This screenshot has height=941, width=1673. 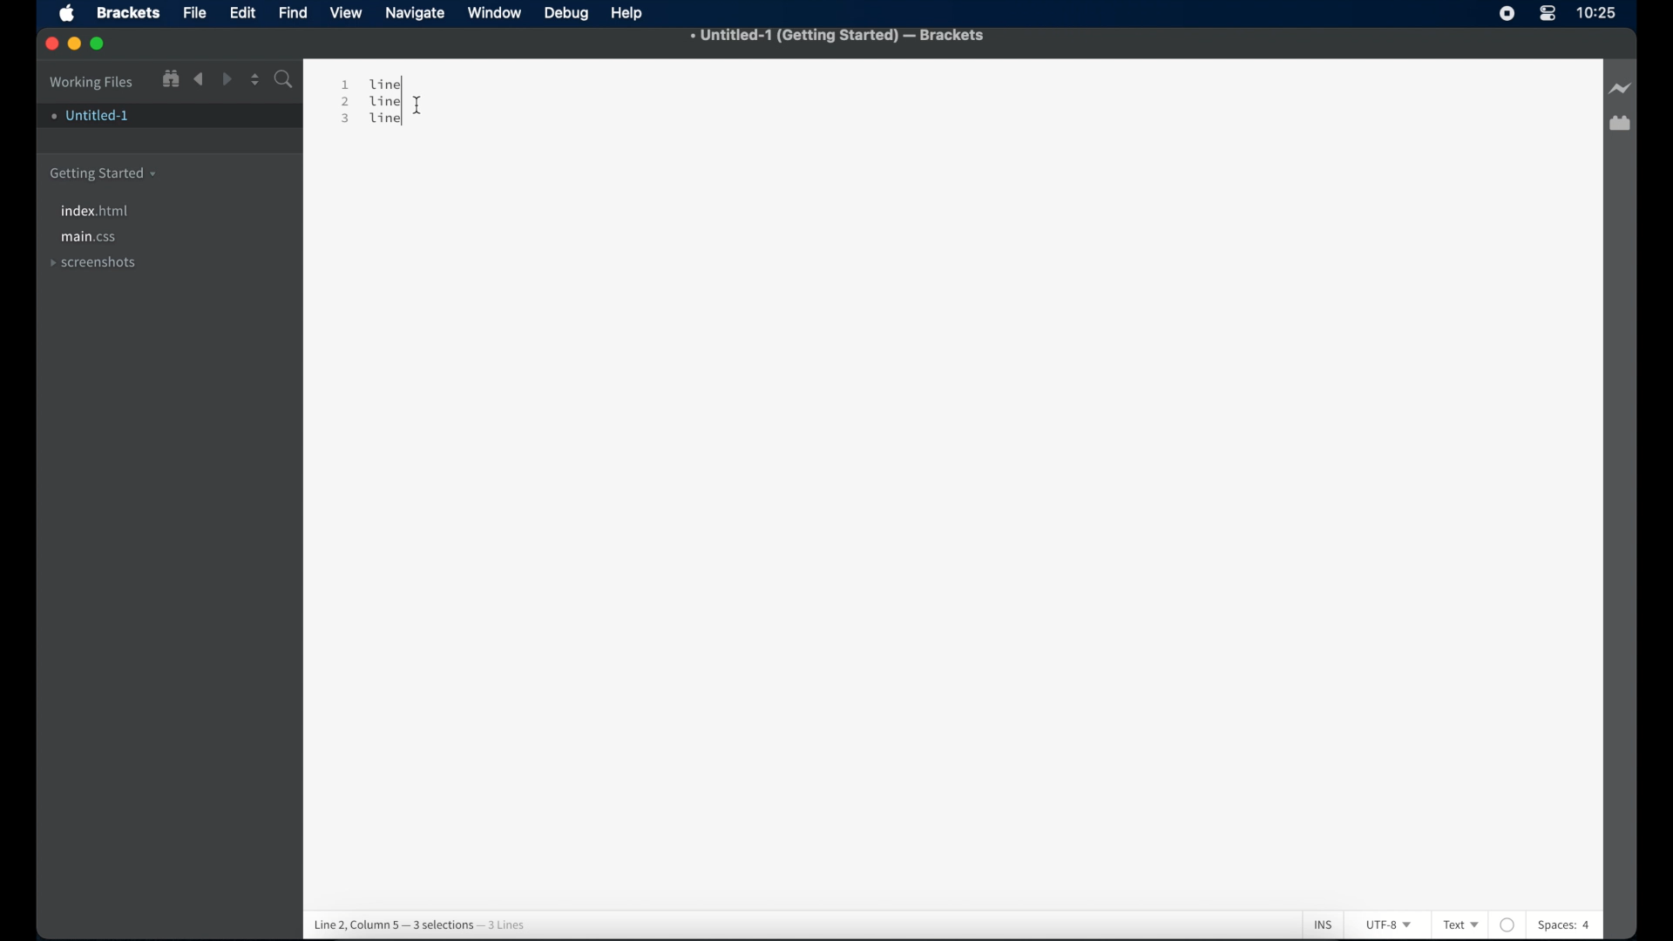 What do you see at coordinates (294, 12) in the screenshot?
I see `find` at bounding box center [294, 12].